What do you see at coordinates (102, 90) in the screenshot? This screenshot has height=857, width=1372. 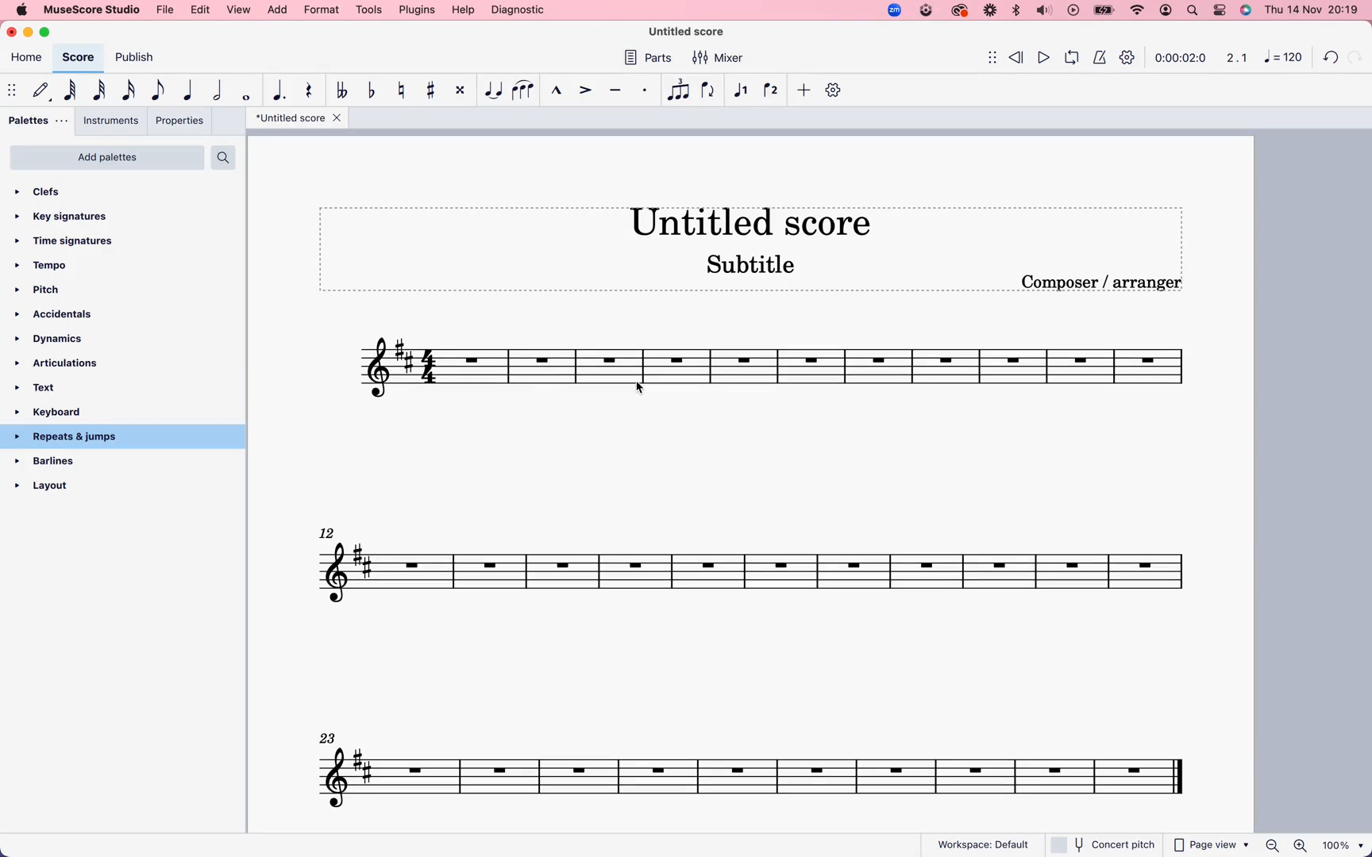 I see `32nd note` at bounding box center [102, 90].